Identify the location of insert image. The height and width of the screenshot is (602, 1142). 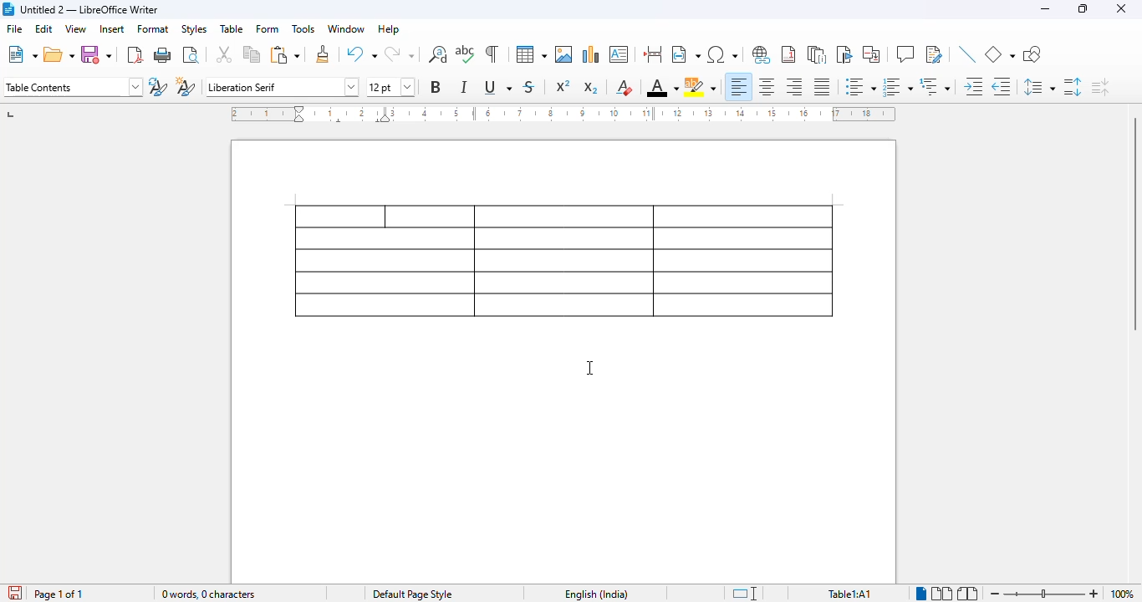
(563, 54).